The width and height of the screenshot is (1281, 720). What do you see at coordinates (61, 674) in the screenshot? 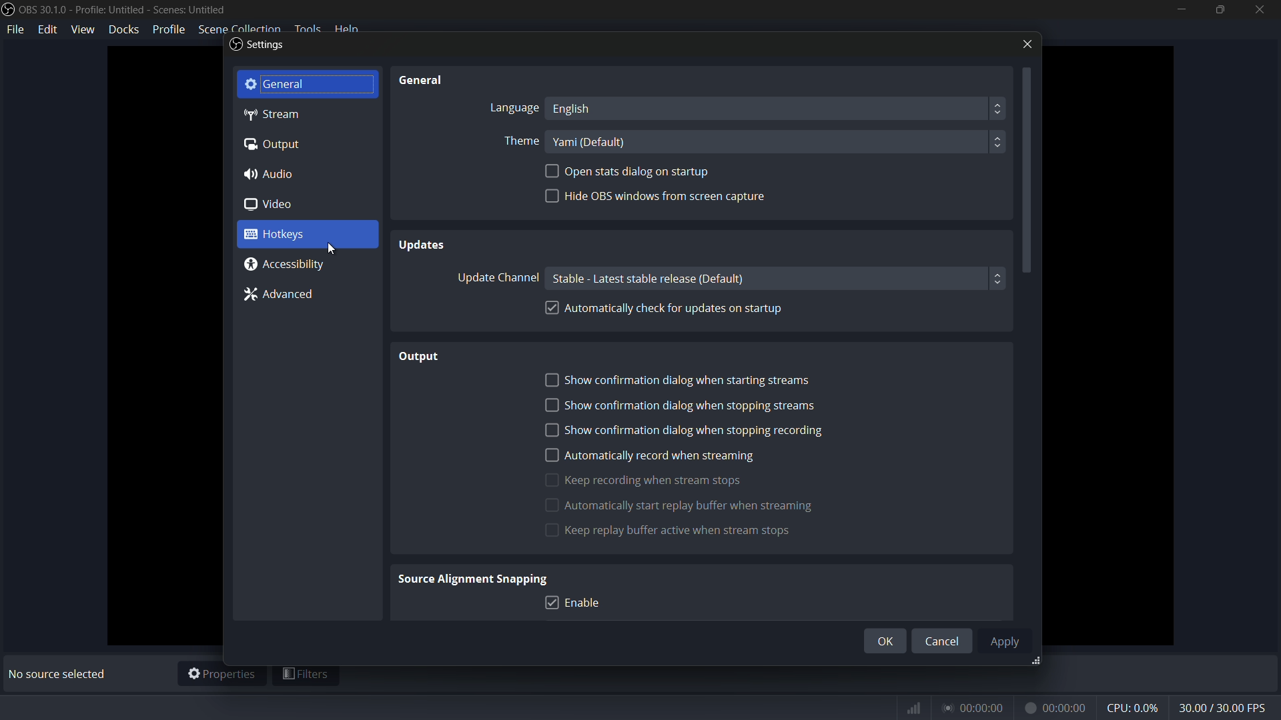
I see `No source selected` at bounding box center [61, 674].